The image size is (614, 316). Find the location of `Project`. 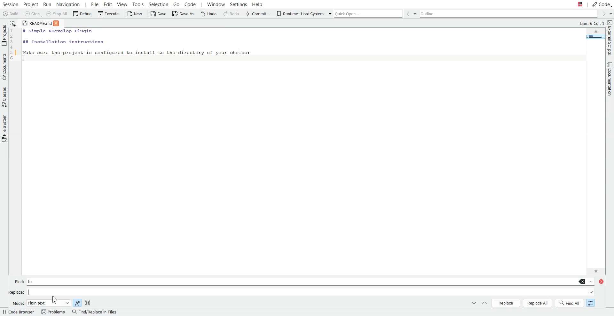

Project is located at coordinates (31, 4).